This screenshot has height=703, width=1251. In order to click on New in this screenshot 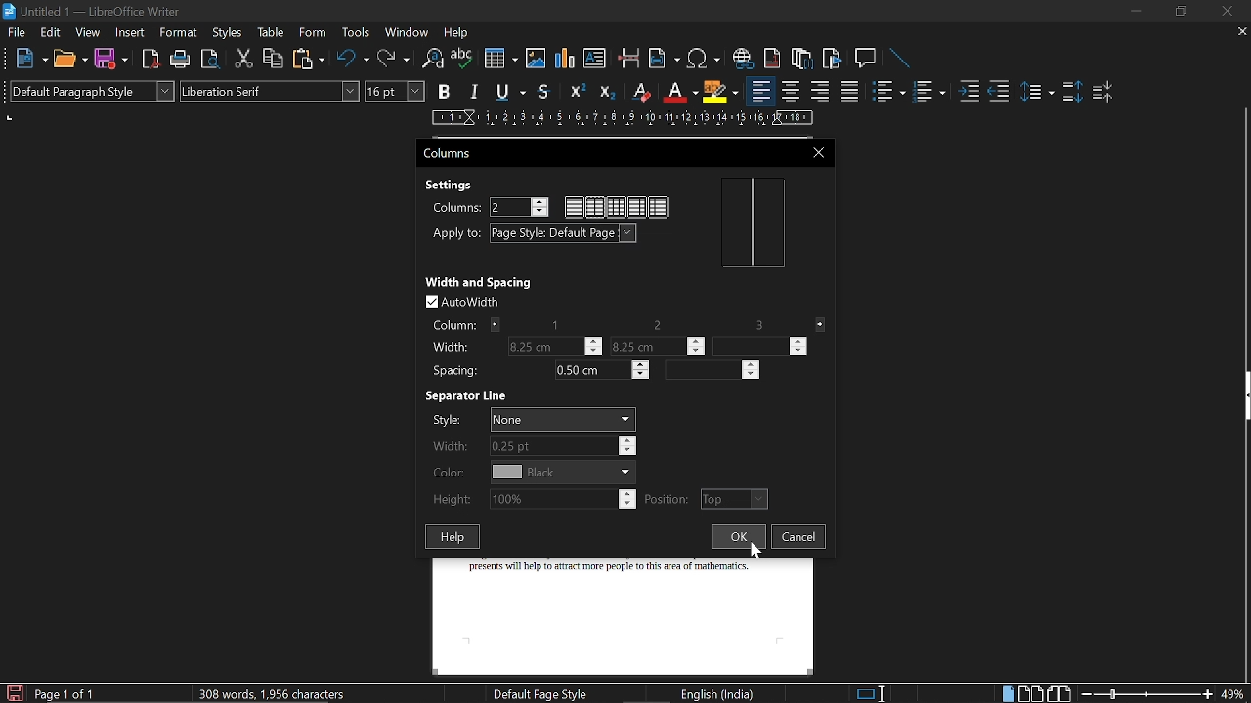, I will do `click(29, 62)`.